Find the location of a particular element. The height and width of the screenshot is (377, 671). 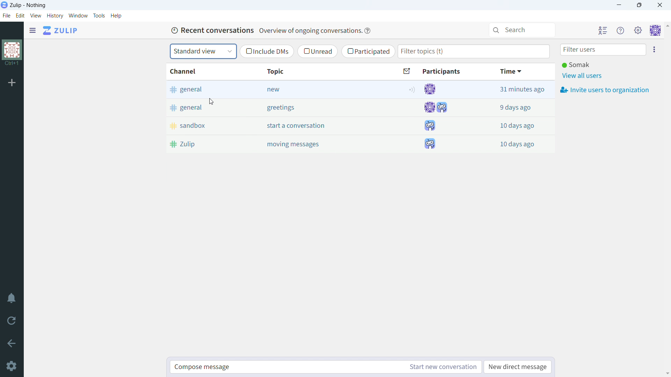

include DMs is located at coordinates (266, 52).